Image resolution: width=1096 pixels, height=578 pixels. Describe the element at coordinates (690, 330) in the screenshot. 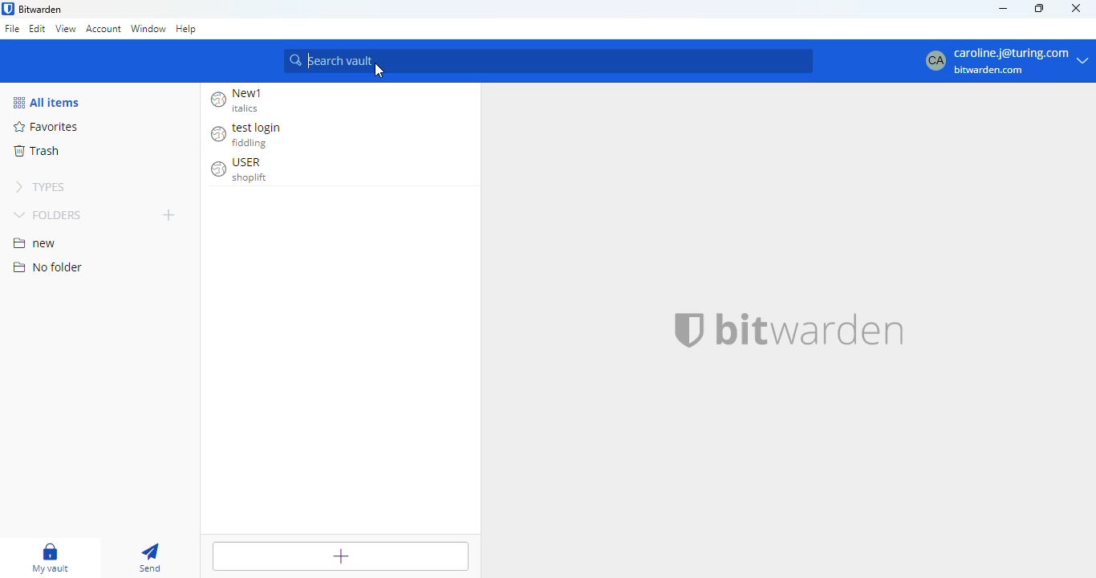

I see `logo` at that location.